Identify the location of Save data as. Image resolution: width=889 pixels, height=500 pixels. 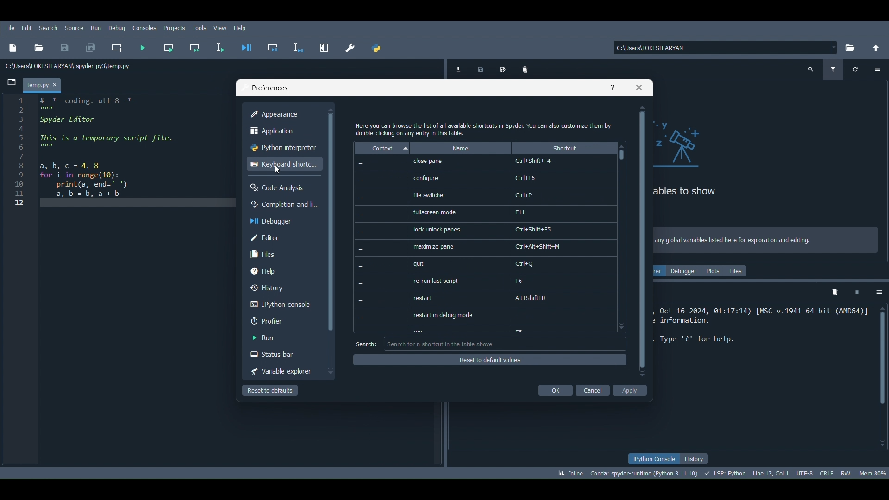
(501, 68).